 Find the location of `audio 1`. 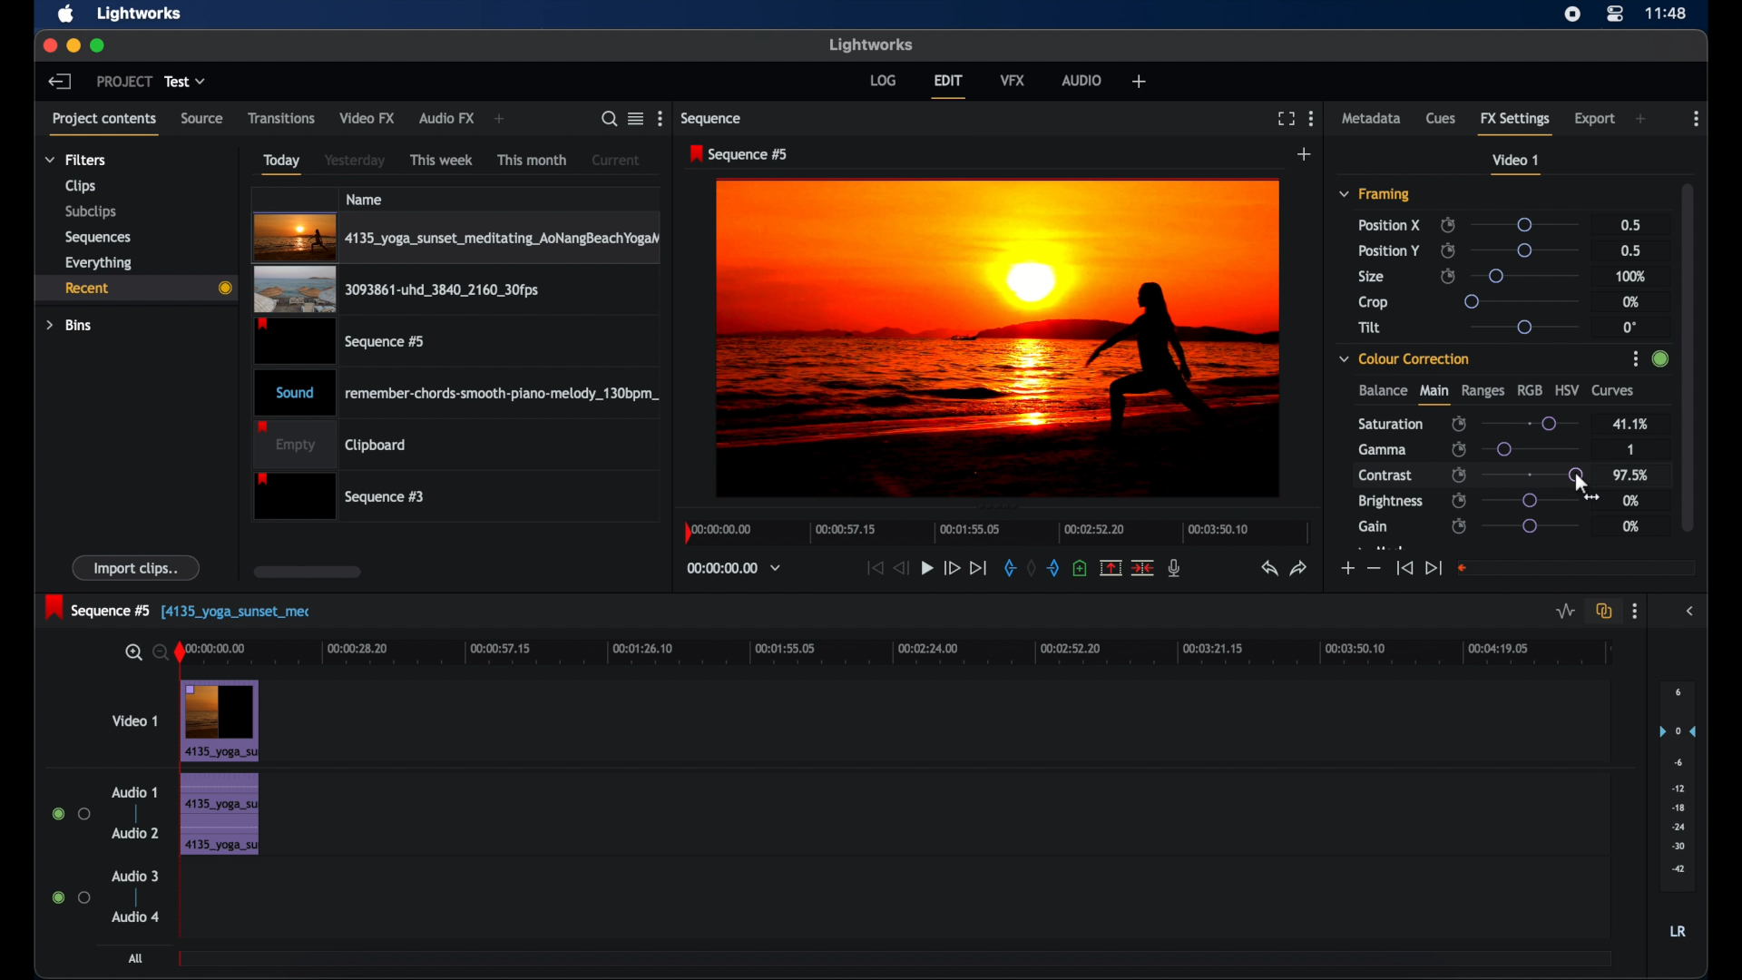

audio 1 is located at coordinates (134, 792).